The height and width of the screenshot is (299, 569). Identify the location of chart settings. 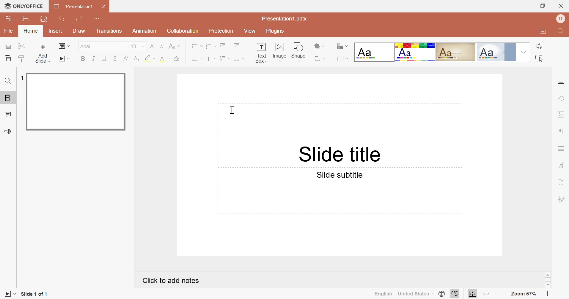
(561, 167).